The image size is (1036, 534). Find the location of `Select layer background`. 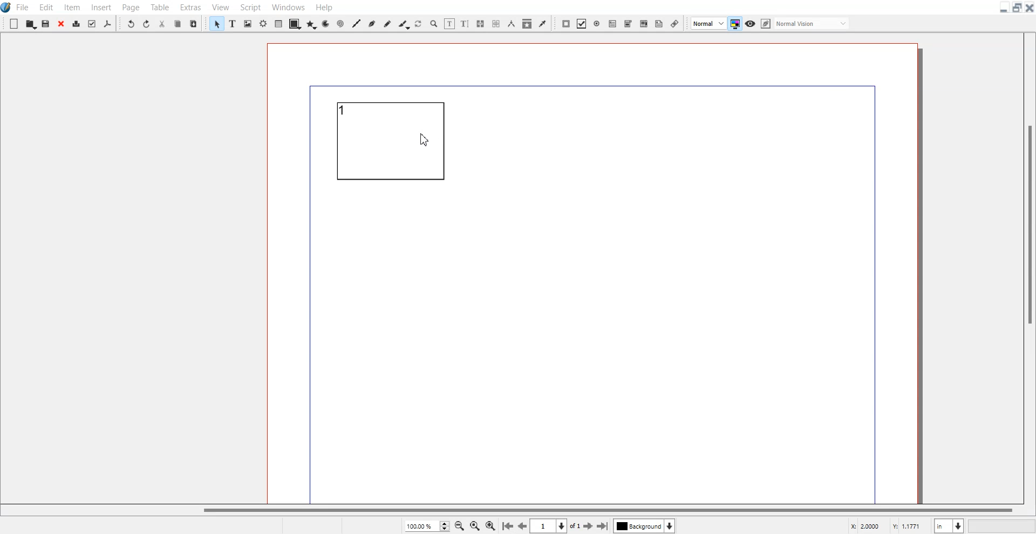

Select layer background is located at coordinates (644, 526).